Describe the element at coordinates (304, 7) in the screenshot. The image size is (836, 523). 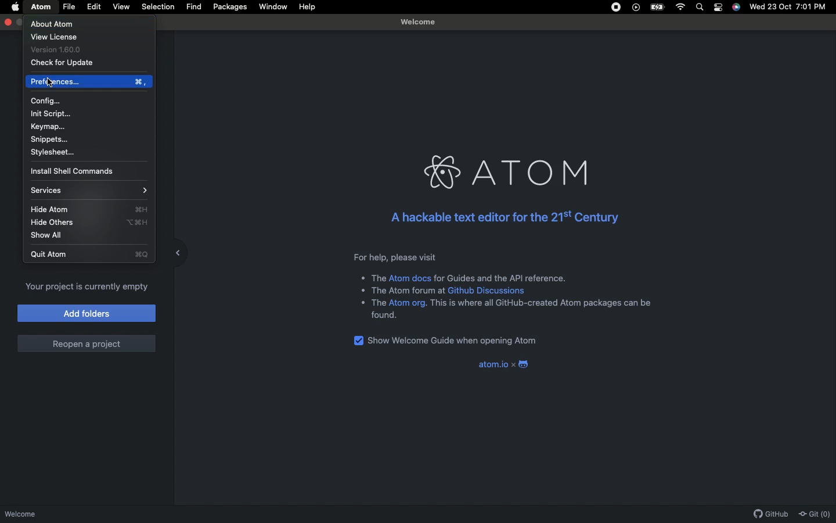
I see `Help` at that location.